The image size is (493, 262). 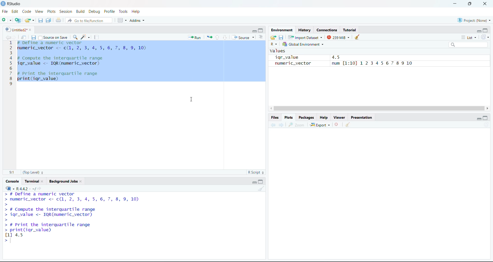 I want to click on Maximize, so click(x=261, y=181).